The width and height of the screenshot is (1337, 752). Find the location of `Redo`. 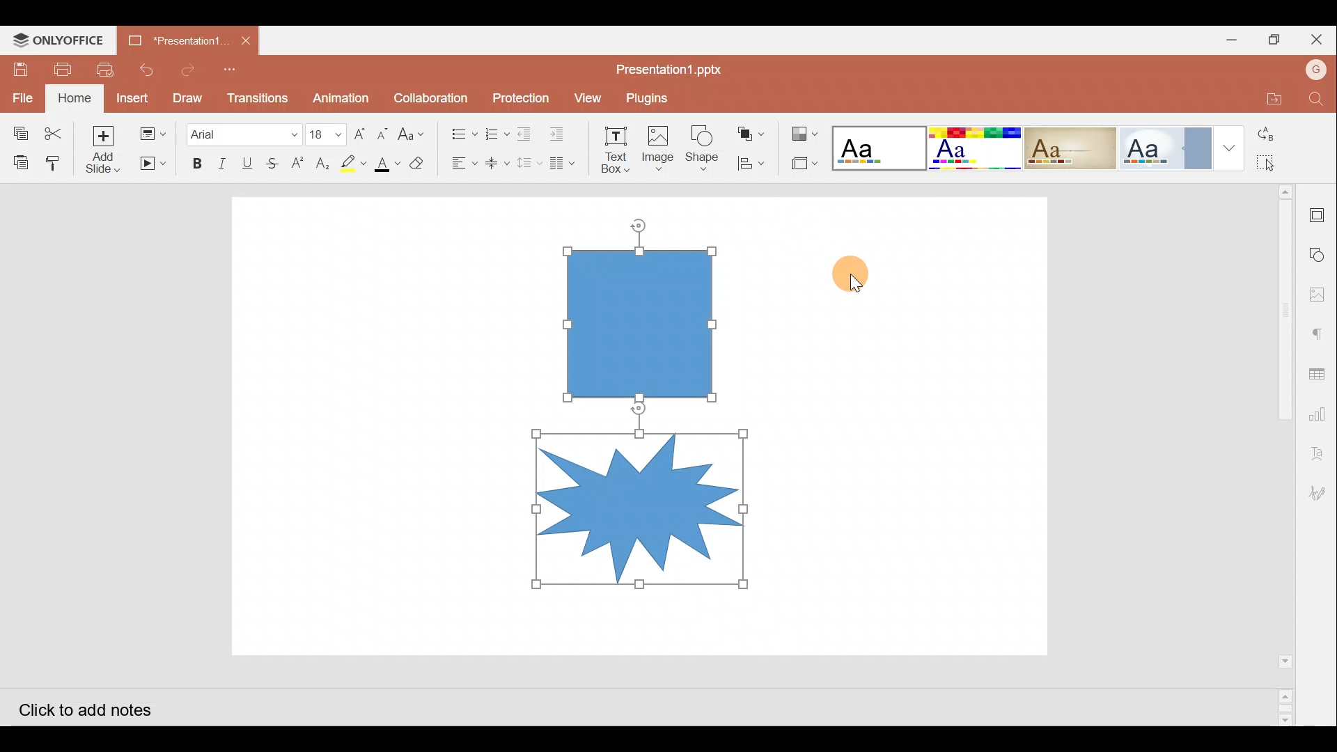

Redo is located at coordinates (187, 68).